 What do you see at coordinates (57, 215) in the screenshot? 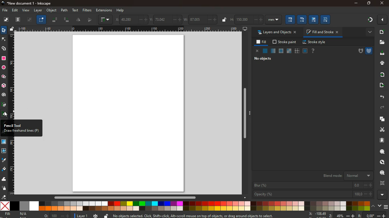
I see `zoom` at bounding box center [57, 215].